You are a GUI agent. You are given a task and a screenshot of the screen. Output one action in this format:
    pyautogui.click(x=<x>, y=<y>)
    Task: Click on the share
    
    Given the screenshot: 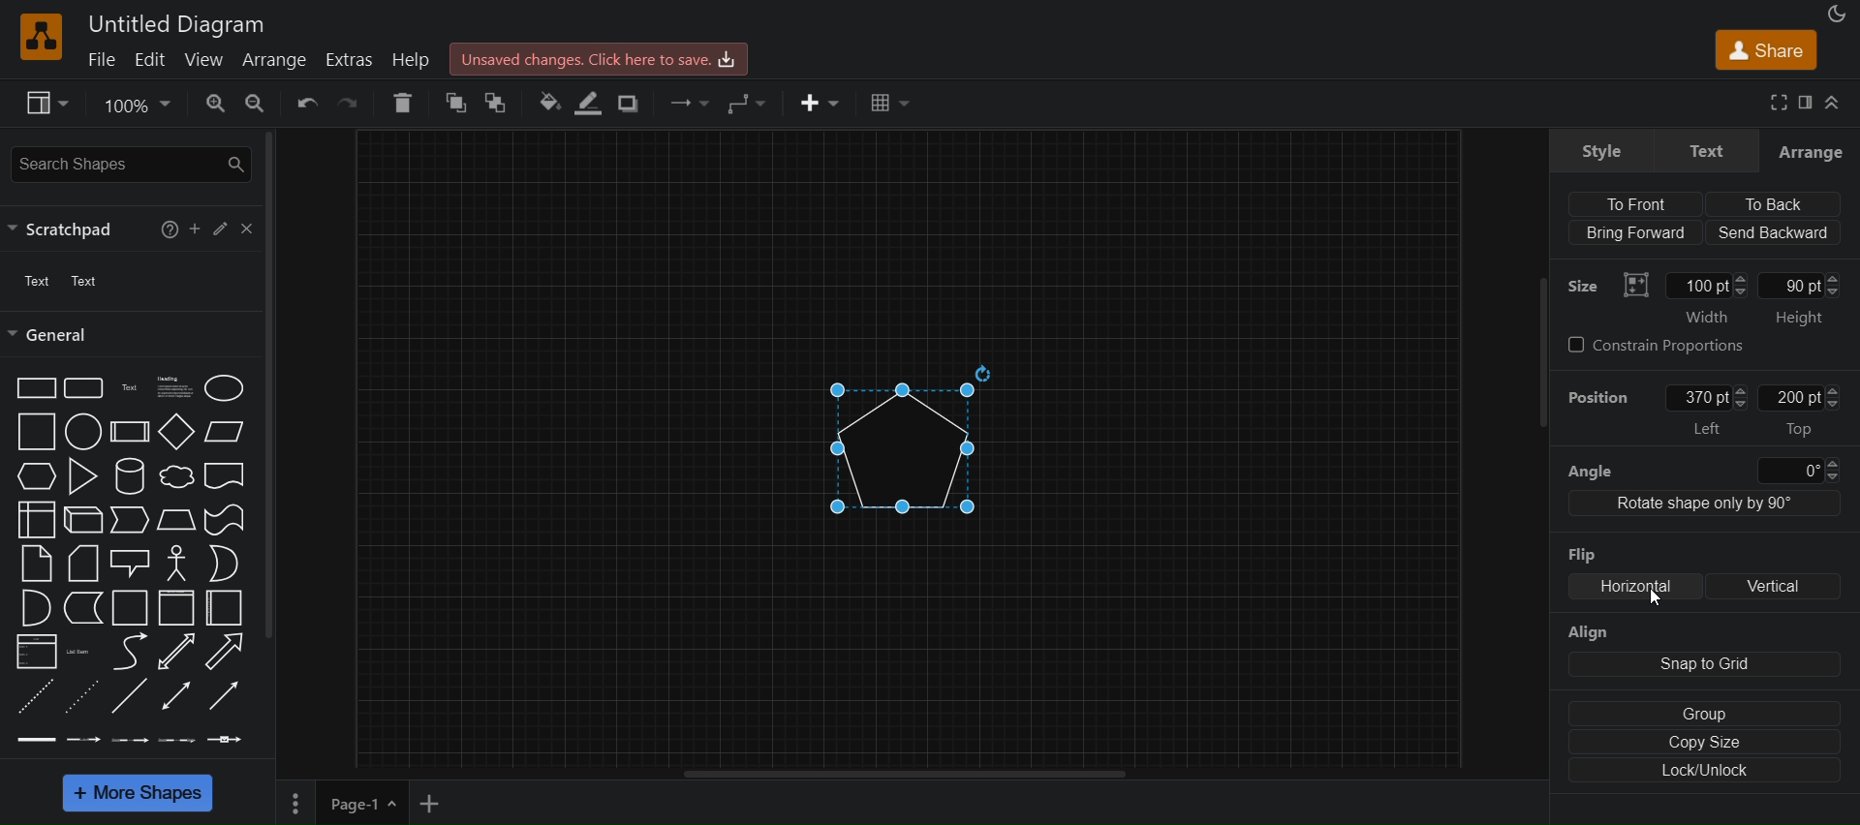 What is the action you would take?
    pyautogui.click(x=1766, y=49)
    